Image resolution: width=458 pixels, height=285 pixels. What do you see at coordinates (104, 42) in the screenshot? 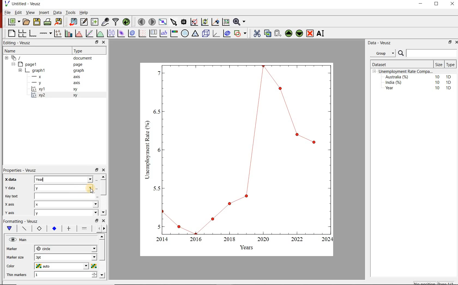
I see `close` at bounding box center [104, 42].